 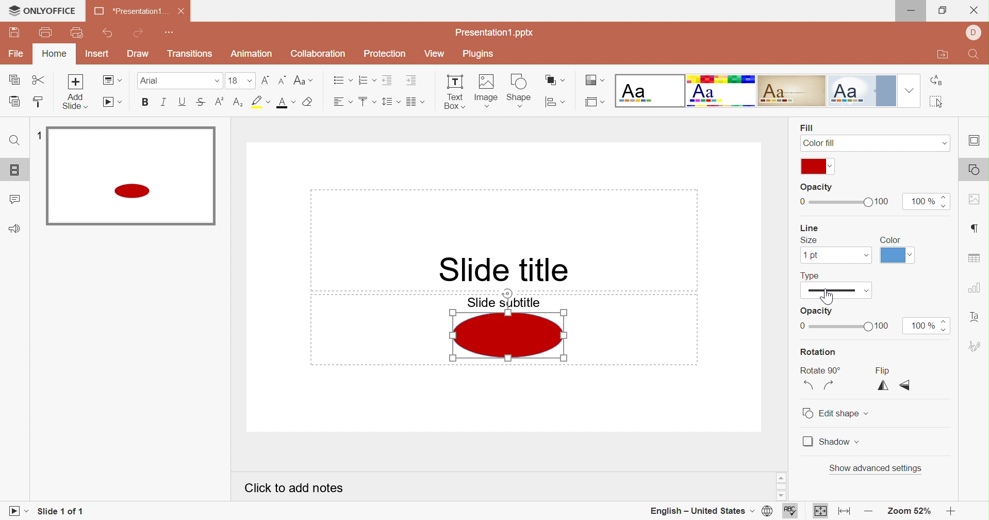 What do you see at coordinates (976, 200) in the screenshot?
I see `Image settings` at bounding box center [976, 200].